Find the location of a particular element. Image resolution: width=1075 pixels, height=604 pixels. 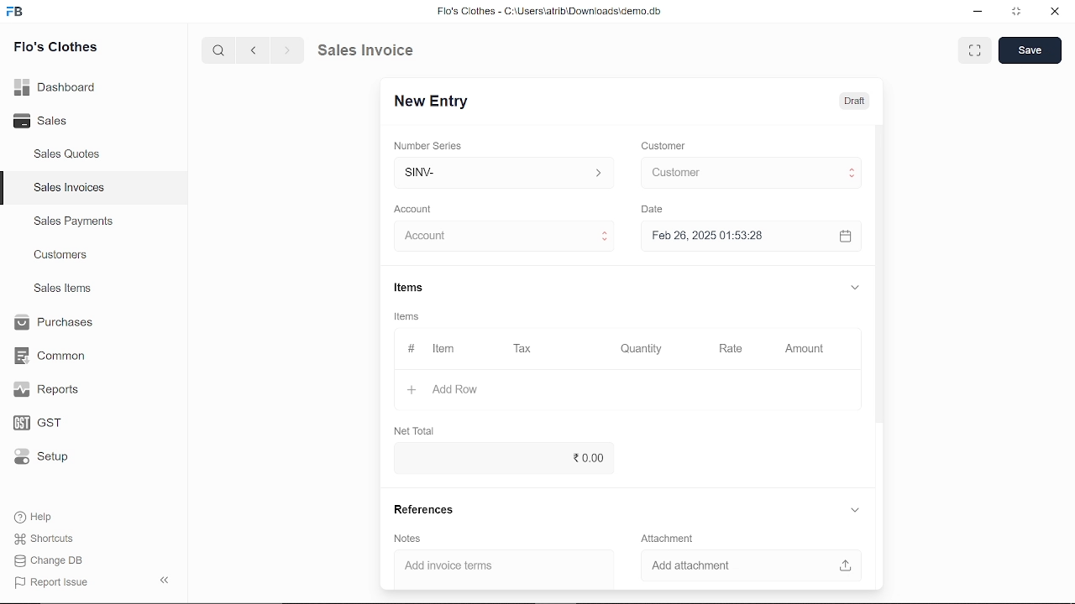

Date is located at coordinates (652, 210).